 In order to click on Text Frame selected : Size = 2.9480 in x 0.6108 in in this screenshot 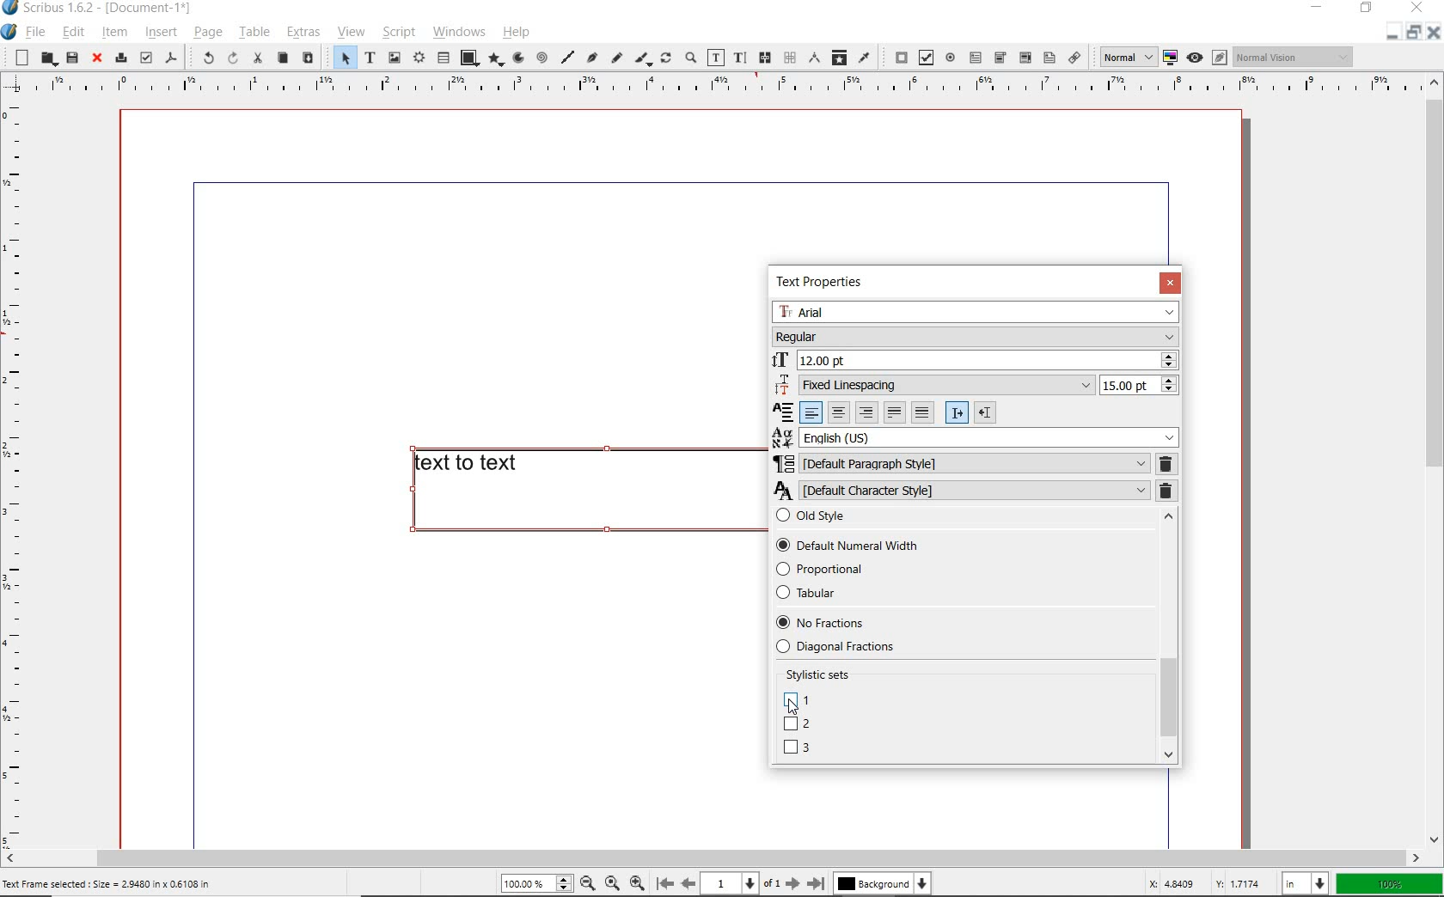, I will do `click(108, 885)`.